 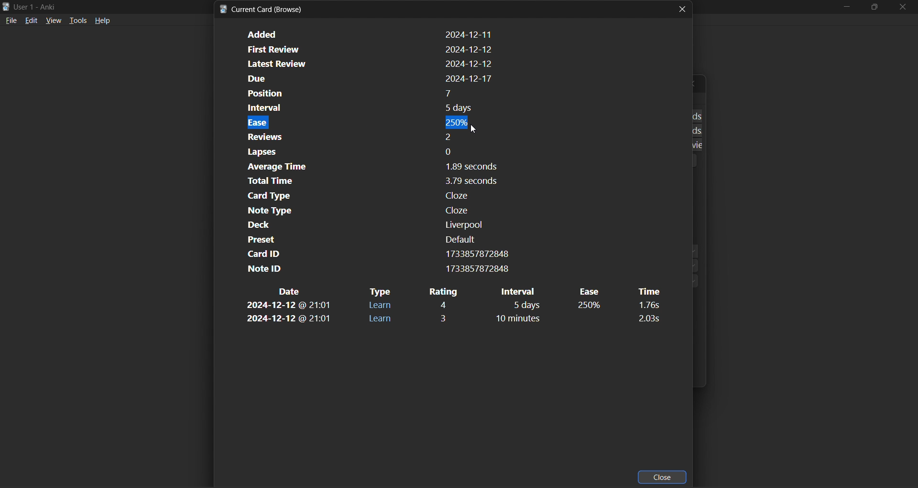 What do you see at coordinates (362, 239) in the screenshot?
I see `card preset` at bounding box center [362, 239].